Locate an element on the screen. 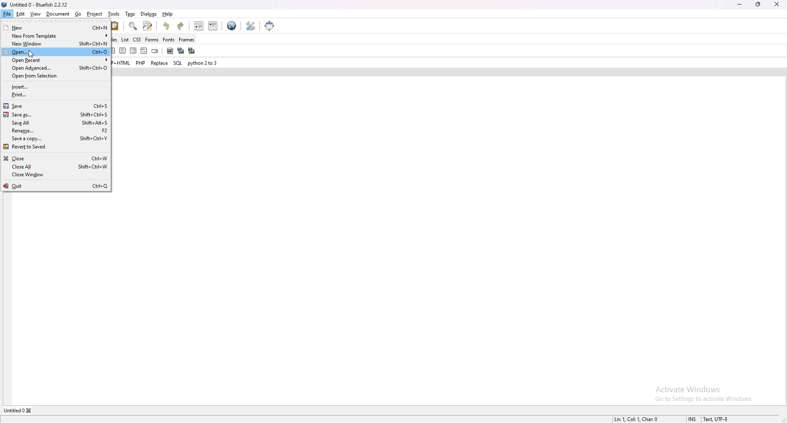 The image size is (787, 423). minimize is located at coordinates (741, 5).